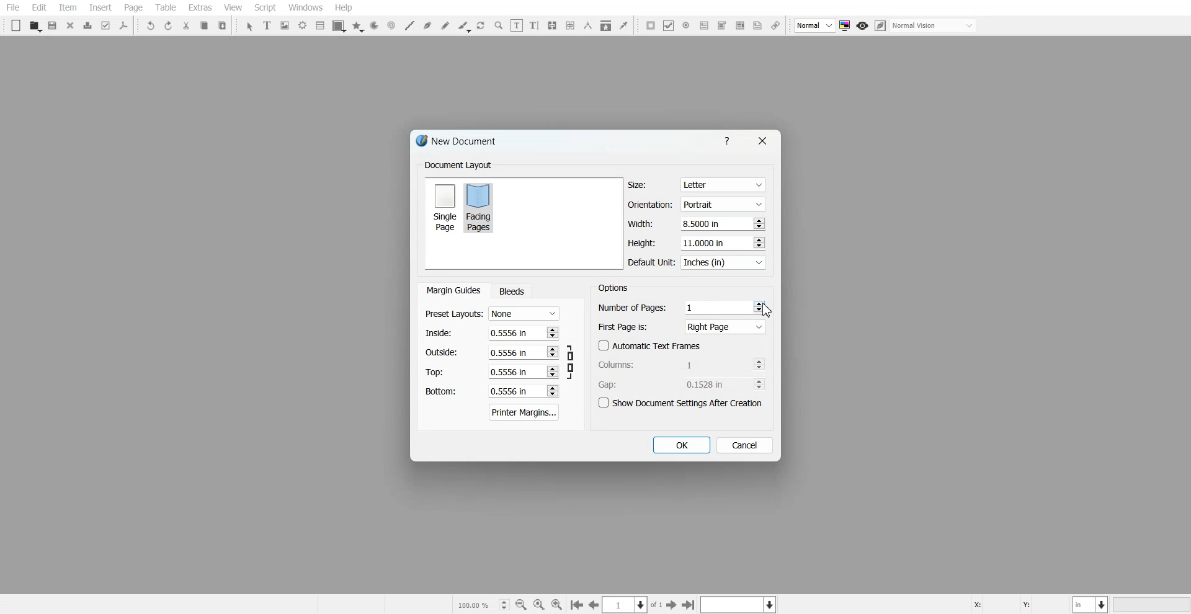 The height and width of the screenshot is (614, 1191). Describe the element at coordinates (517, 25) in the screenshot. I see `Edit contents of frame` at that location.